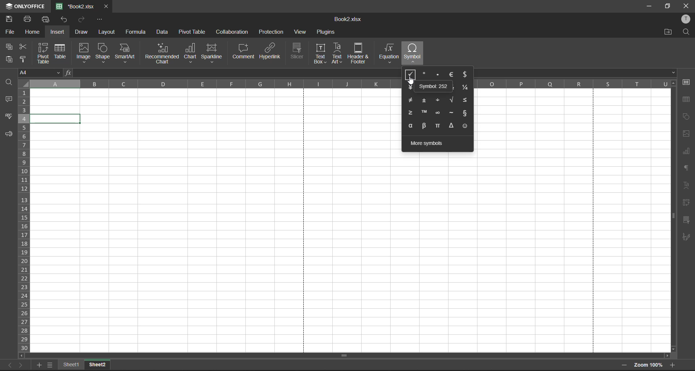 This screenshot has height=371, width=695. I want to click on tooltip, so click(435, 87).